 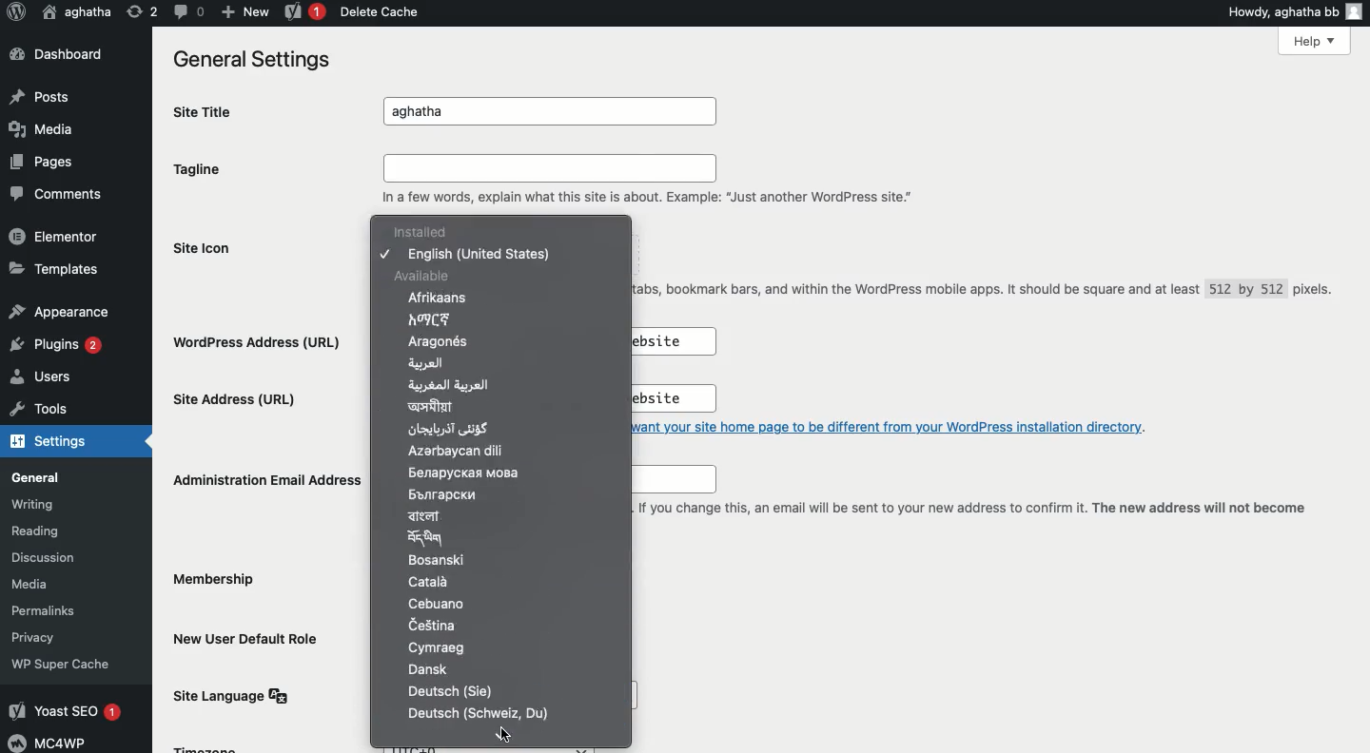 What do you see at coordinates (77, 10) in the screenshot?
I see `aghatha` at bounding box center [77, 10].